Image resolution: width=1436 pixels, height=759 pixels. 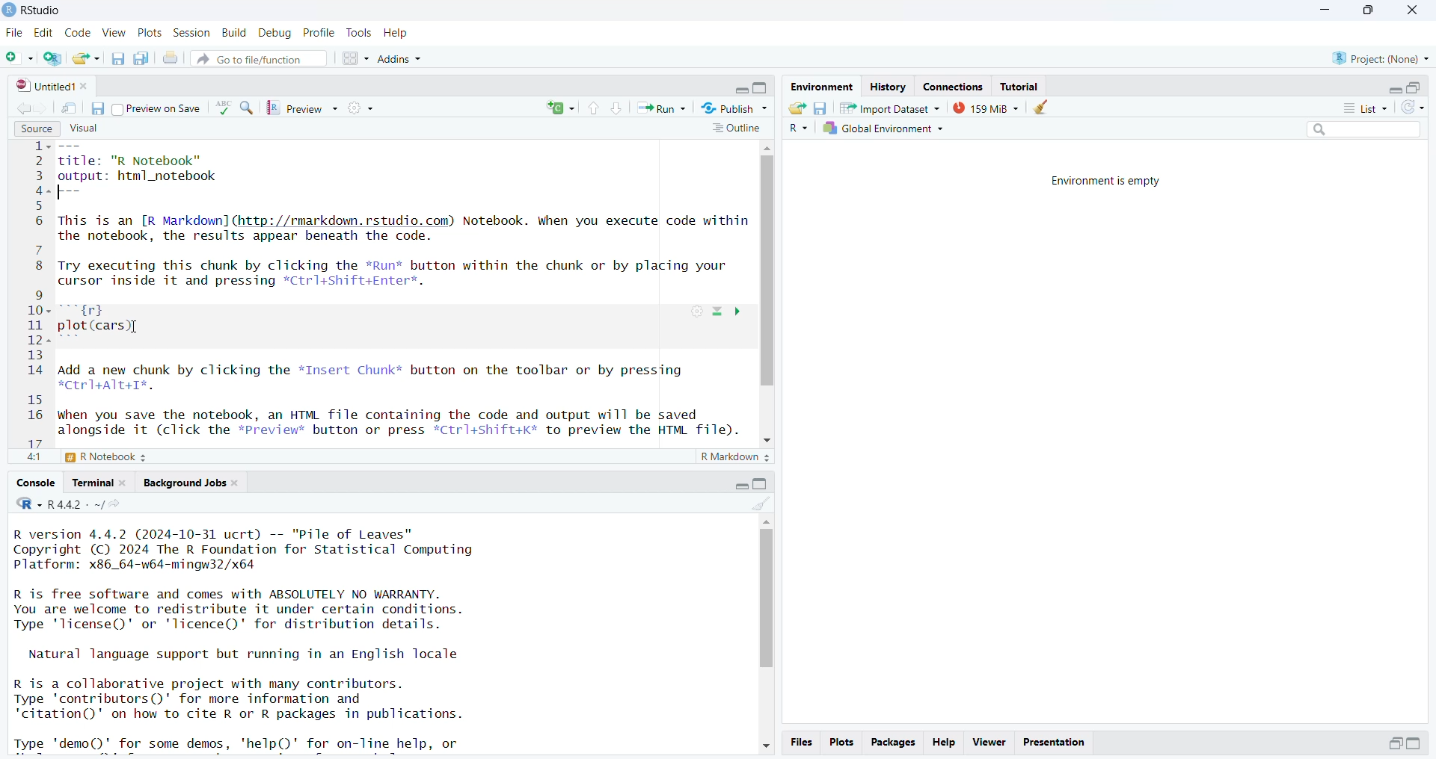 I want to click on workspace panes, so click(x=356, y=58).